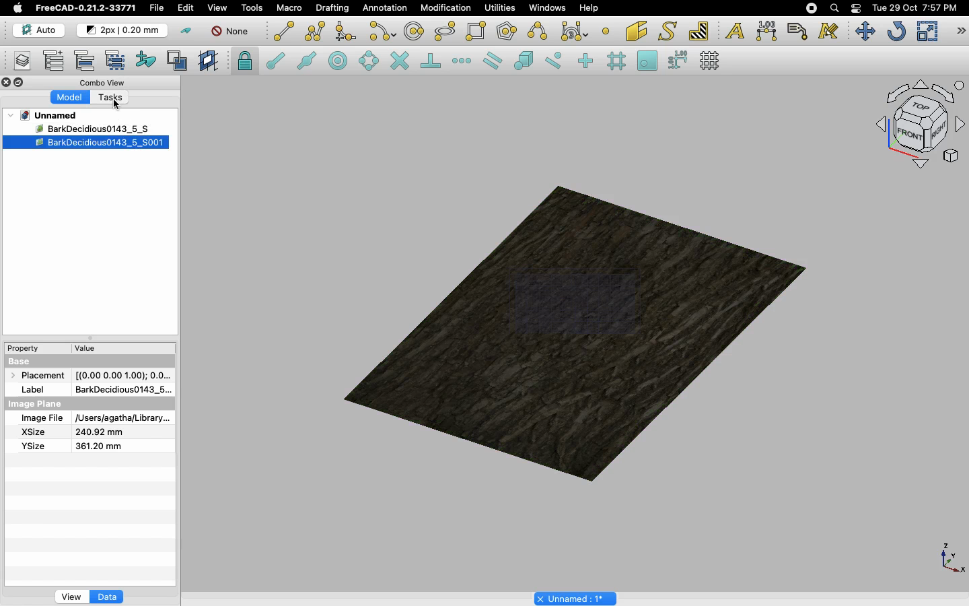 Image resolution: width=969 pixels, height=606 pixels. I want to click on Rectangle, so click(478, 32).